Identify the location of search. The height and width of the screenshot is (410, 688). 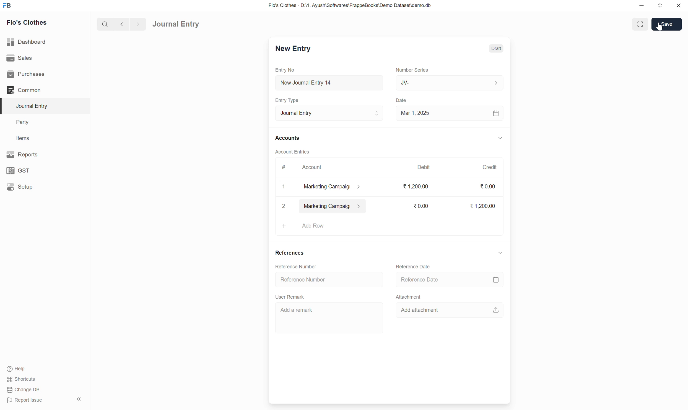
(104, 24).